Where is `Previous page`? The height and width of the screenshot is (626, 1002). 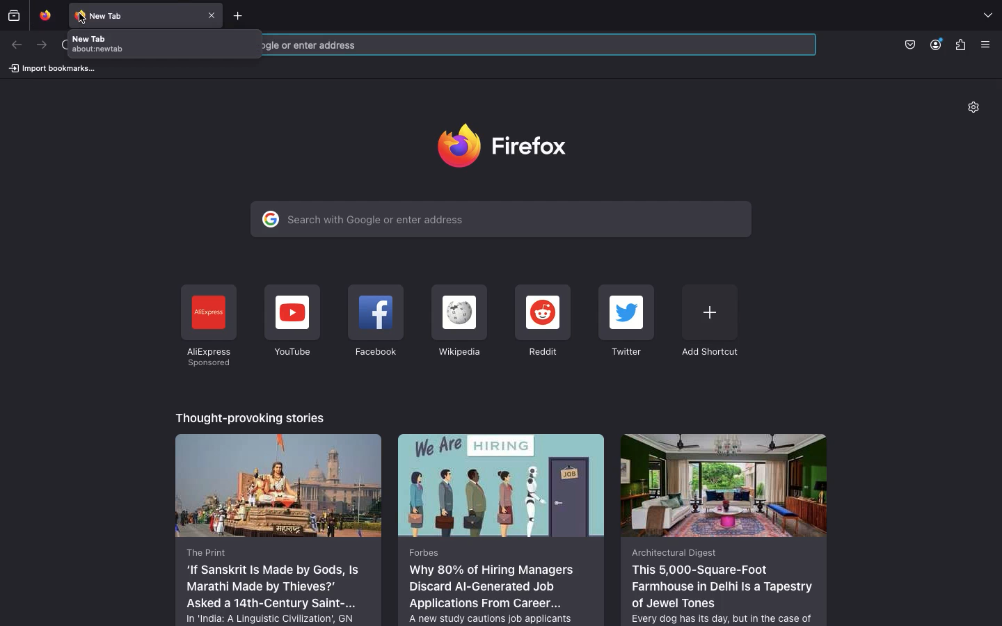 Previous page is located at coordinates (17, 45).